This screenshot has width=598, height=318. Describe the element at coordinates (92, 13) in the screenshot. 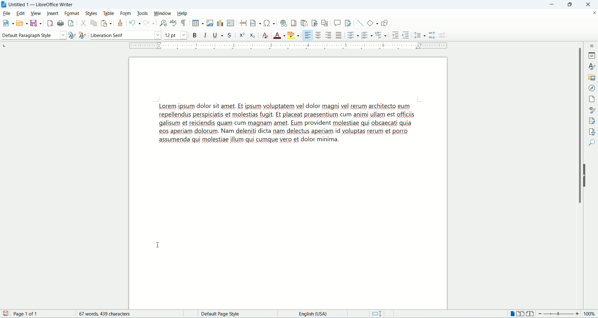

I see `styles` at that location.